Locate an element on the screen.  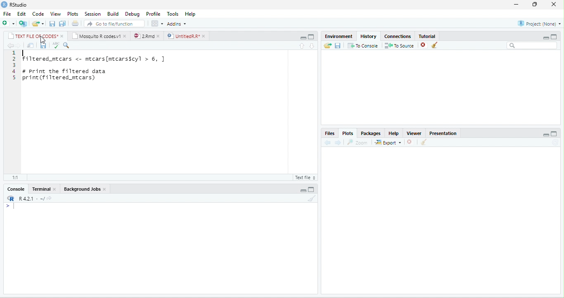
minimize is located at coordinates (546, 135).